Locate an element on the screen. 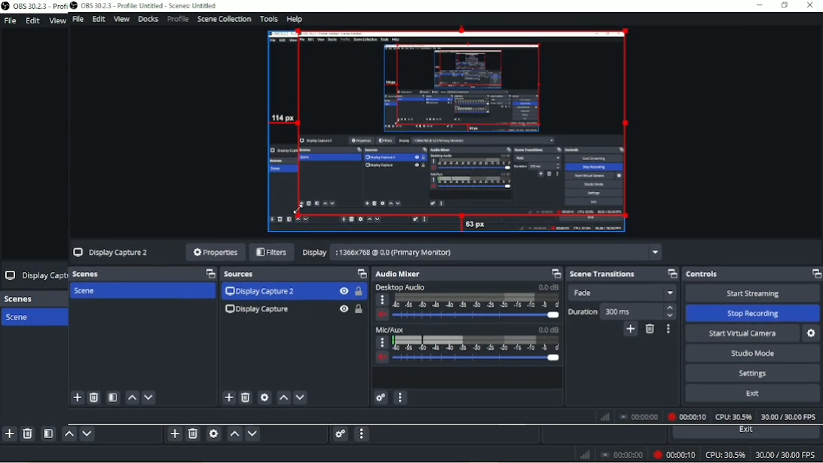 The width and height of the screenshot is (823, 463). ‘Start Streaming is located at coordinates (754, 292).